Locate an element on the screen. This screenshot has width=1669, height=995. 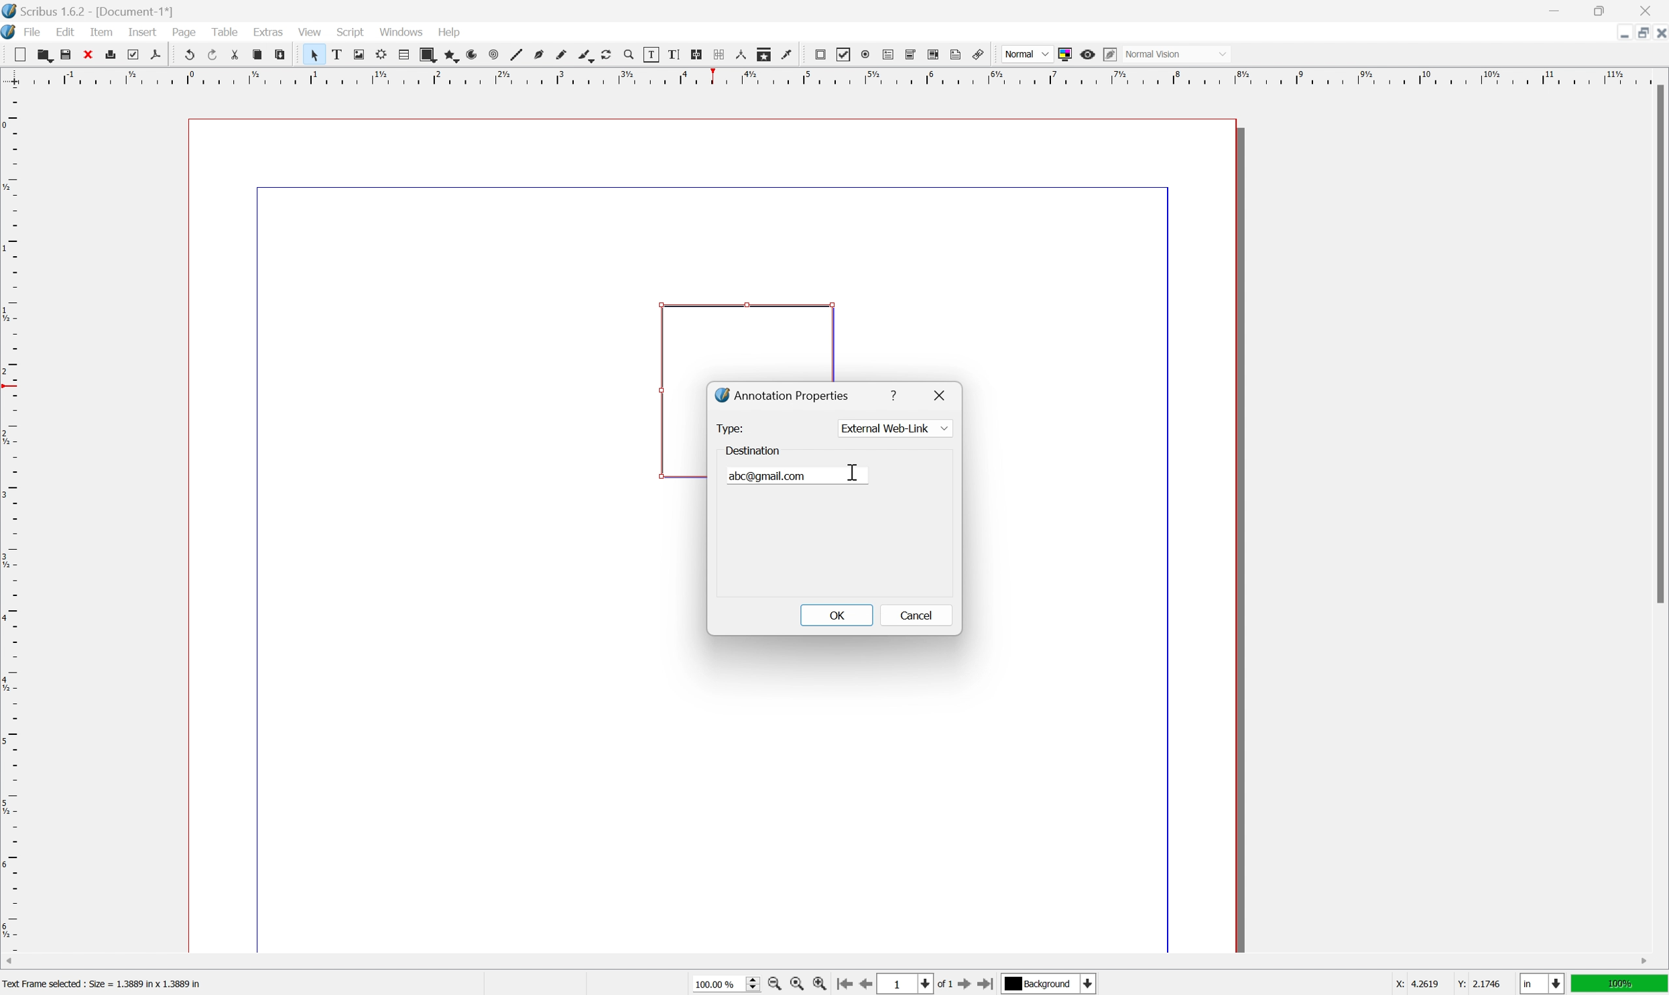
pdf text field is located at coordinates (888, 54).